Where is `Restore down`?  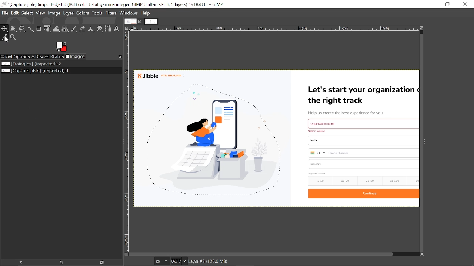 Restore down is located at coordinates (448, 4).